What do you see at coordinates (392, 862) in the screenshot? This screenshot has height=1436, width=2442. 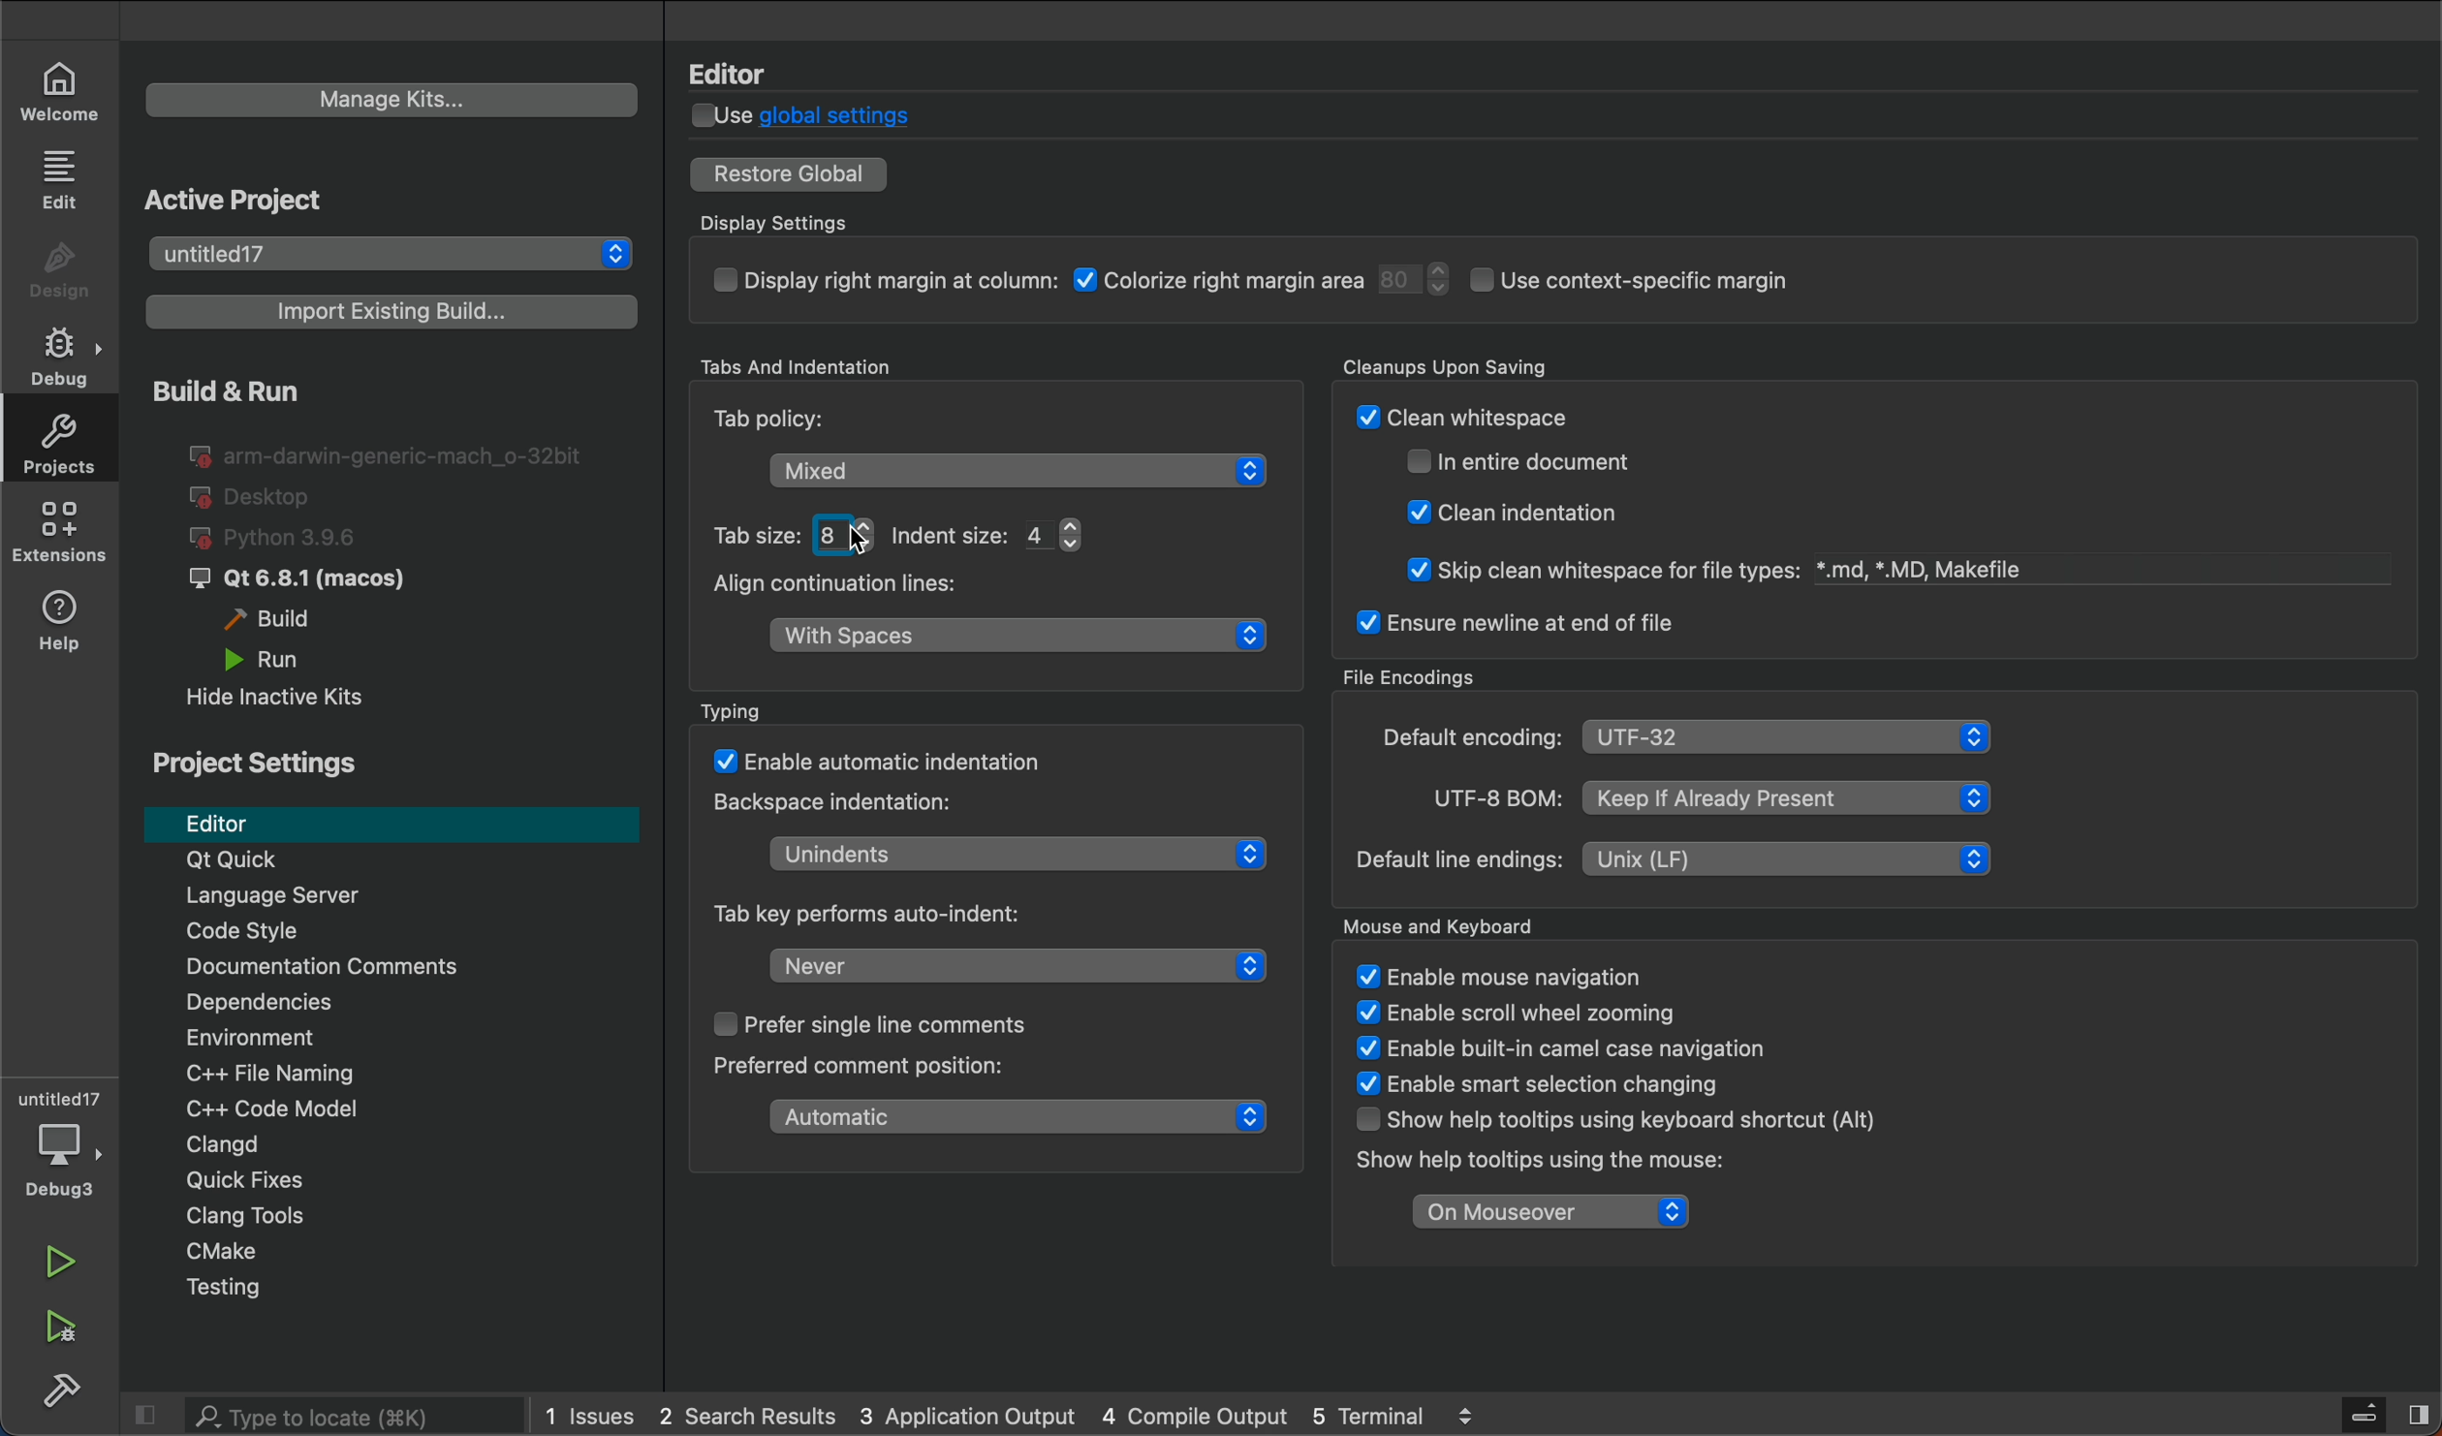 I see `Qt Quick` at bounding box center [392, 862].